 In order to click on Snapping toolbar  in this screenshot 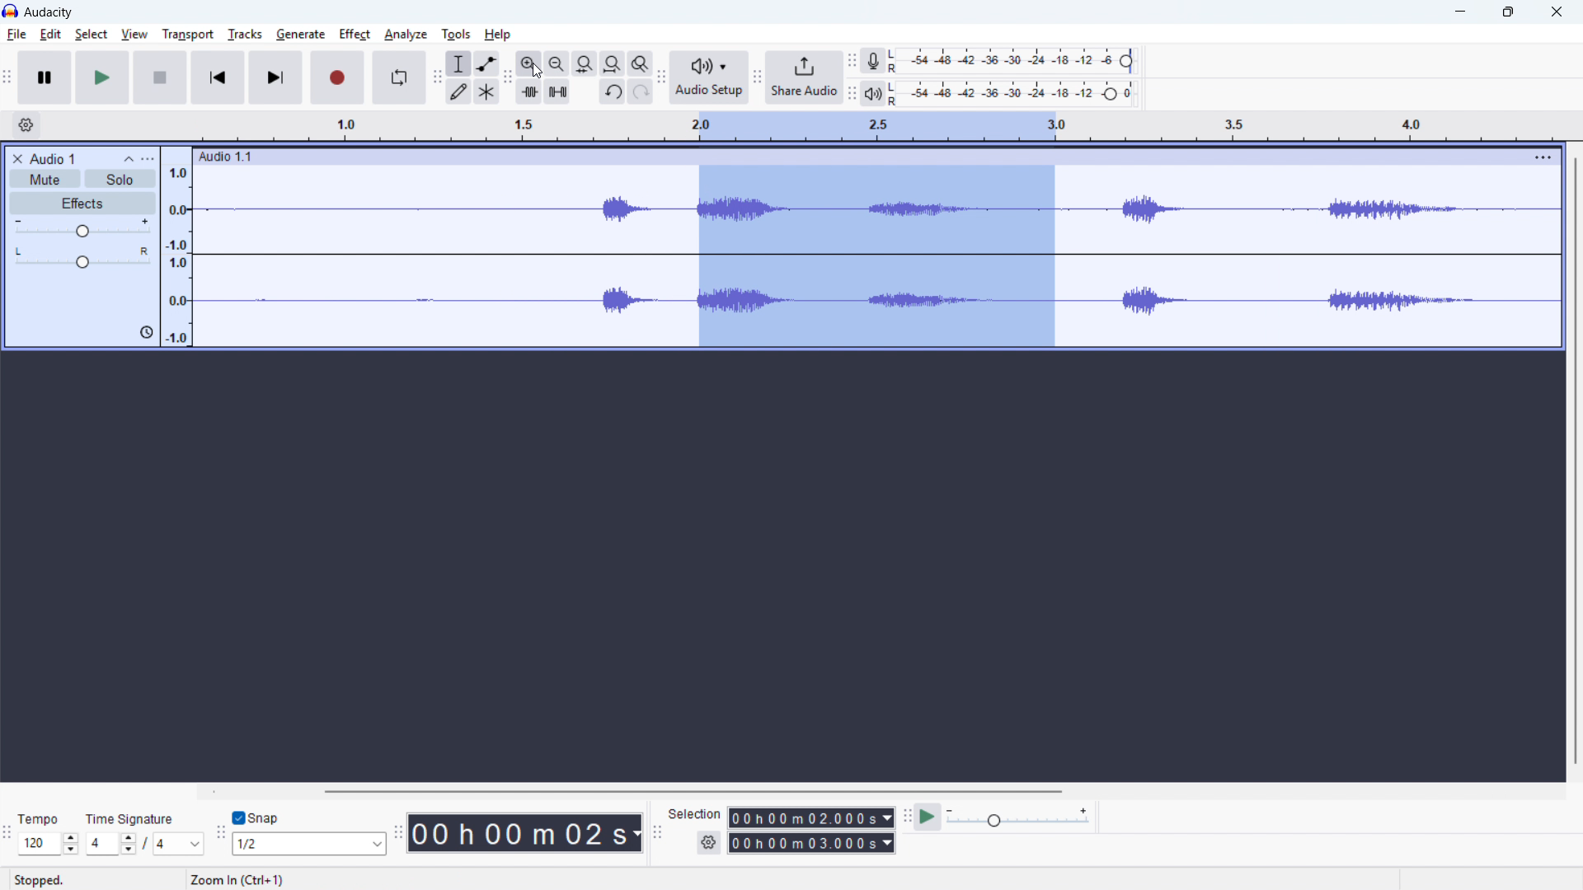, I will do `click(221, 836)`.